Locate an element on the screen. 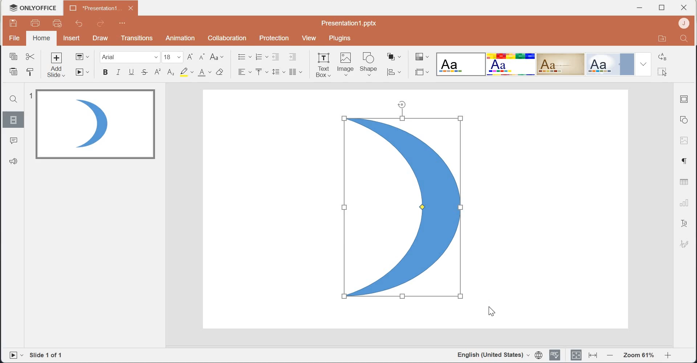 Image resolution: width=697 pixels, height=363 pixels. Charts is located at coordinates (685, 202).